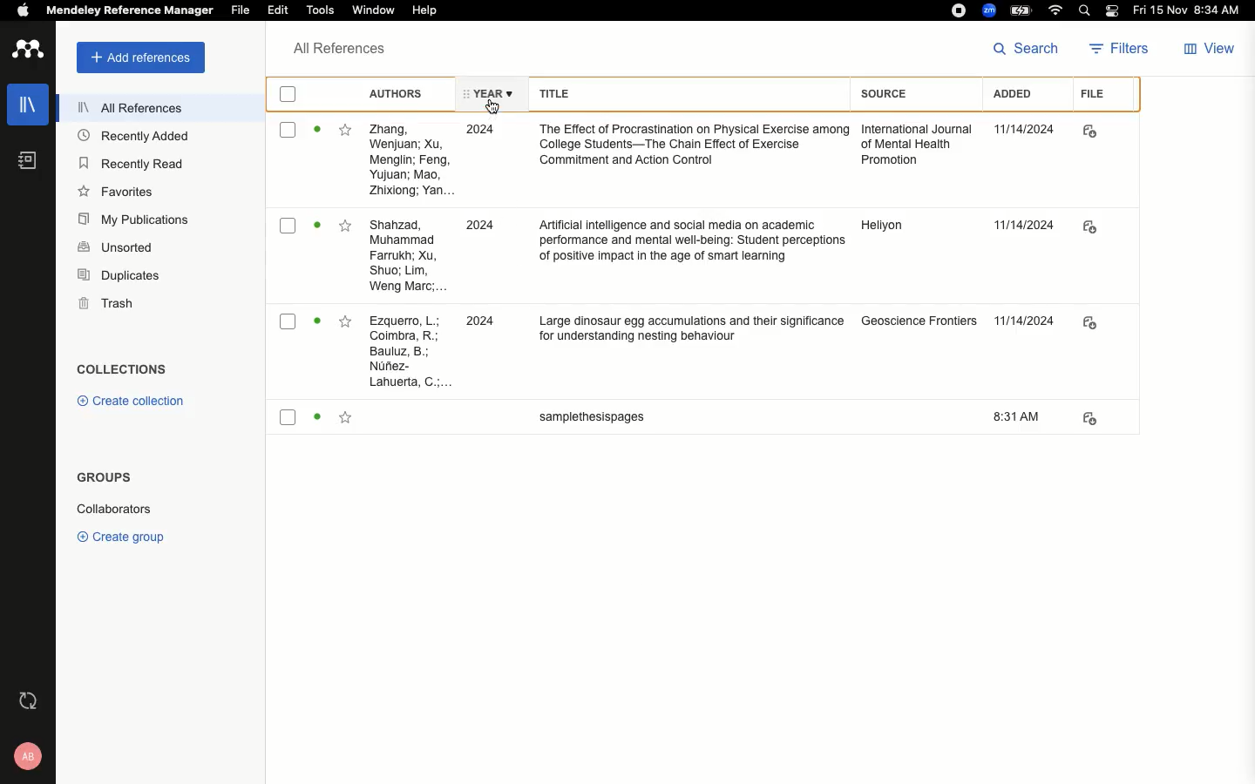 Image resolution: width=1255 pixels, height=784 pixels. I want to click on file type, so click(1102, 418).